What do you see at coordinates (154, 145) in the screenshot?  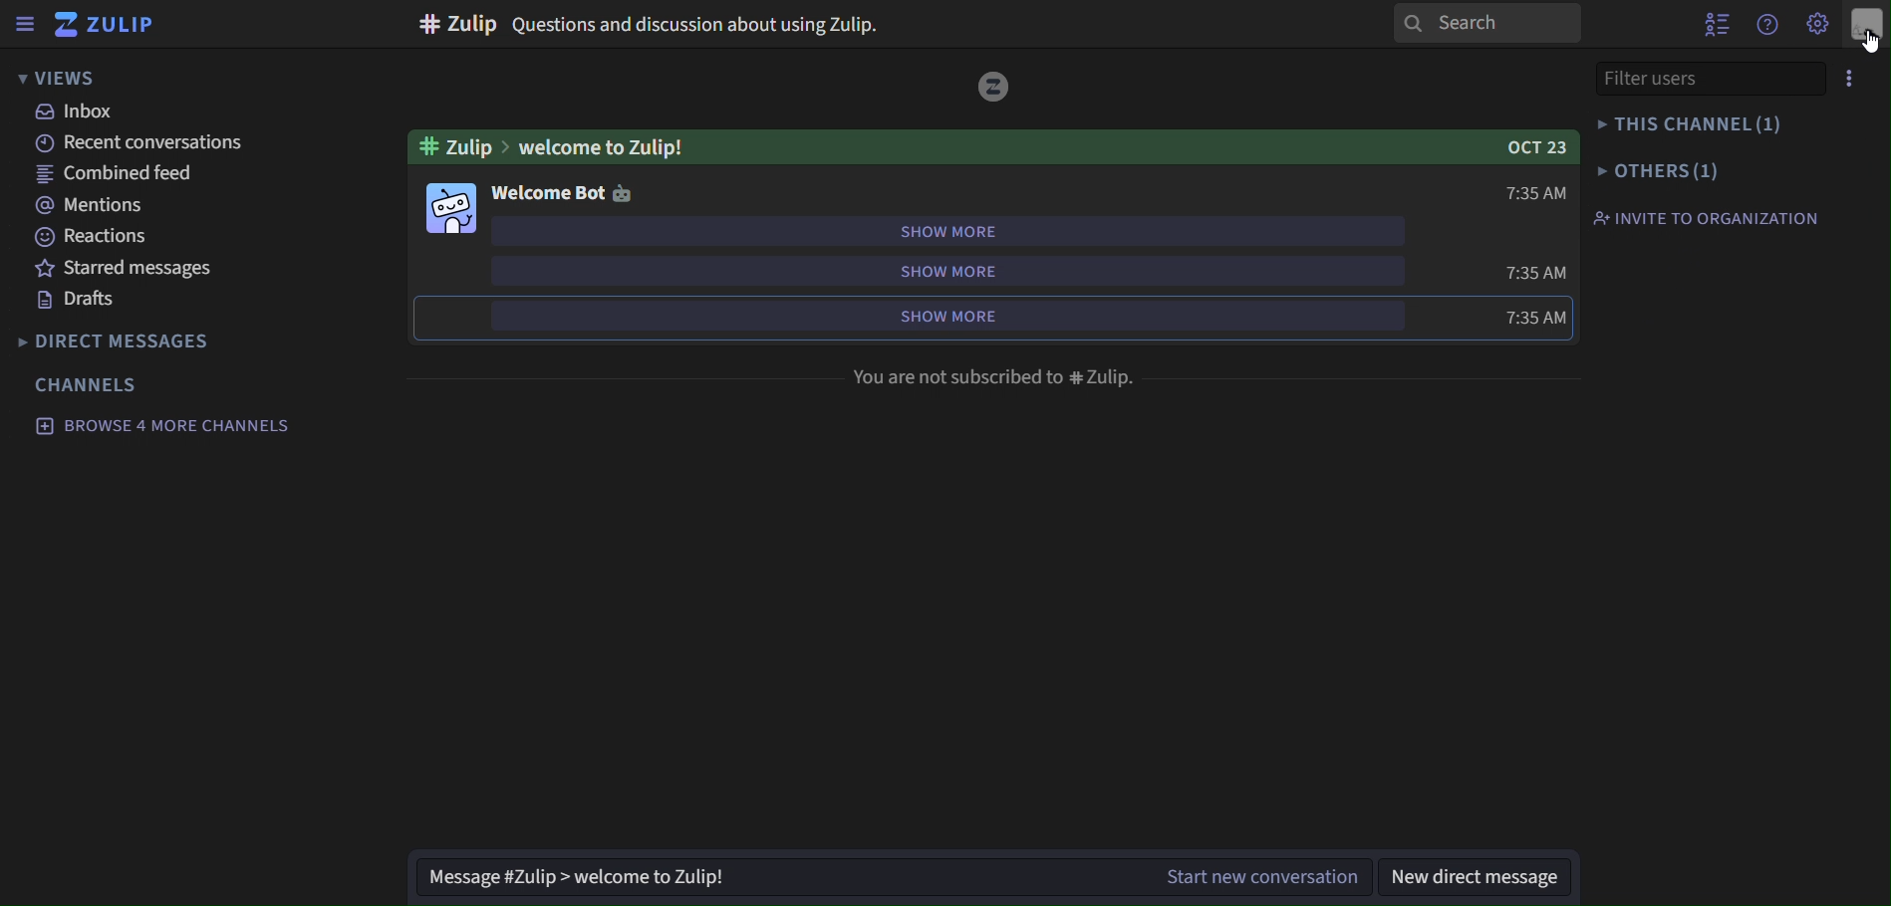 I see `recent conversations` at bounding box center [154, 145].